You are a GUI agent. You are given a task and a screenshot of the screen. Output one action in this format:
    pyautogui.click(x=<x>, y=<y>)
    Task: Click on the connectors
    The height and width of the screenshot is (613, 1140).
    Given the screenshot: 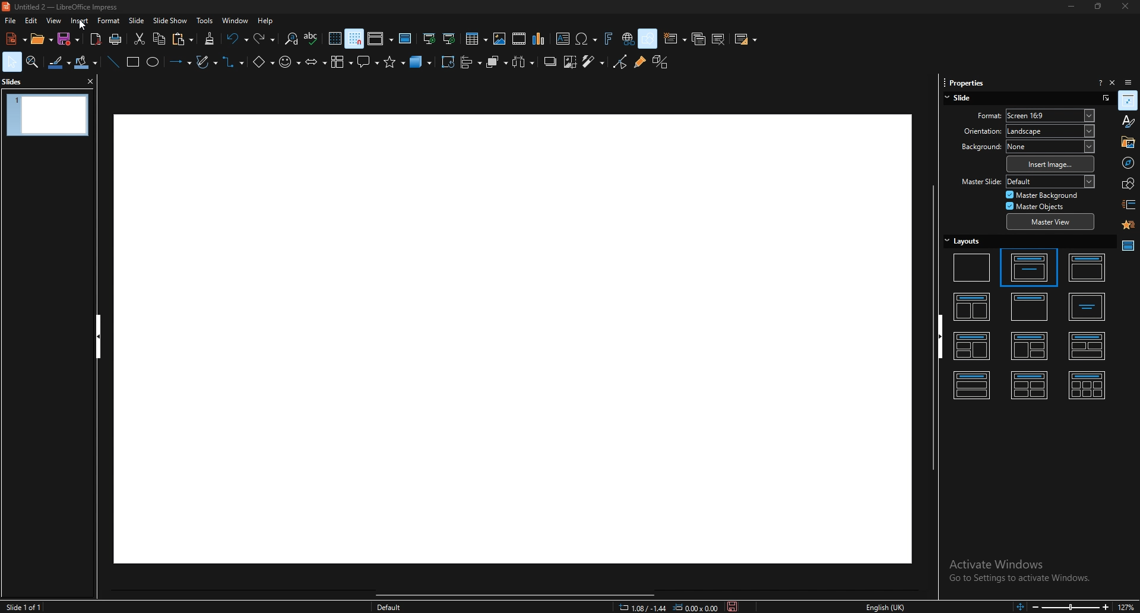 What is the action you would take?
    pyautogui.click(x=235, y=63)
    